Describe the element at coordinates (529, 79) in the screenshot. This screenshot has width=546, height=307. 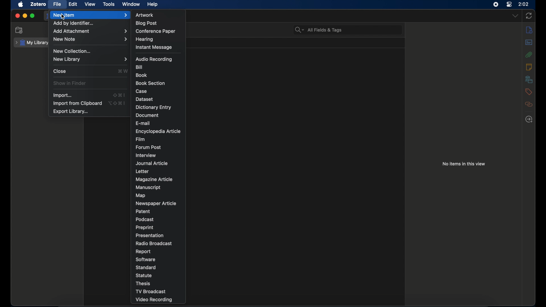
I see `libraries` at that location.